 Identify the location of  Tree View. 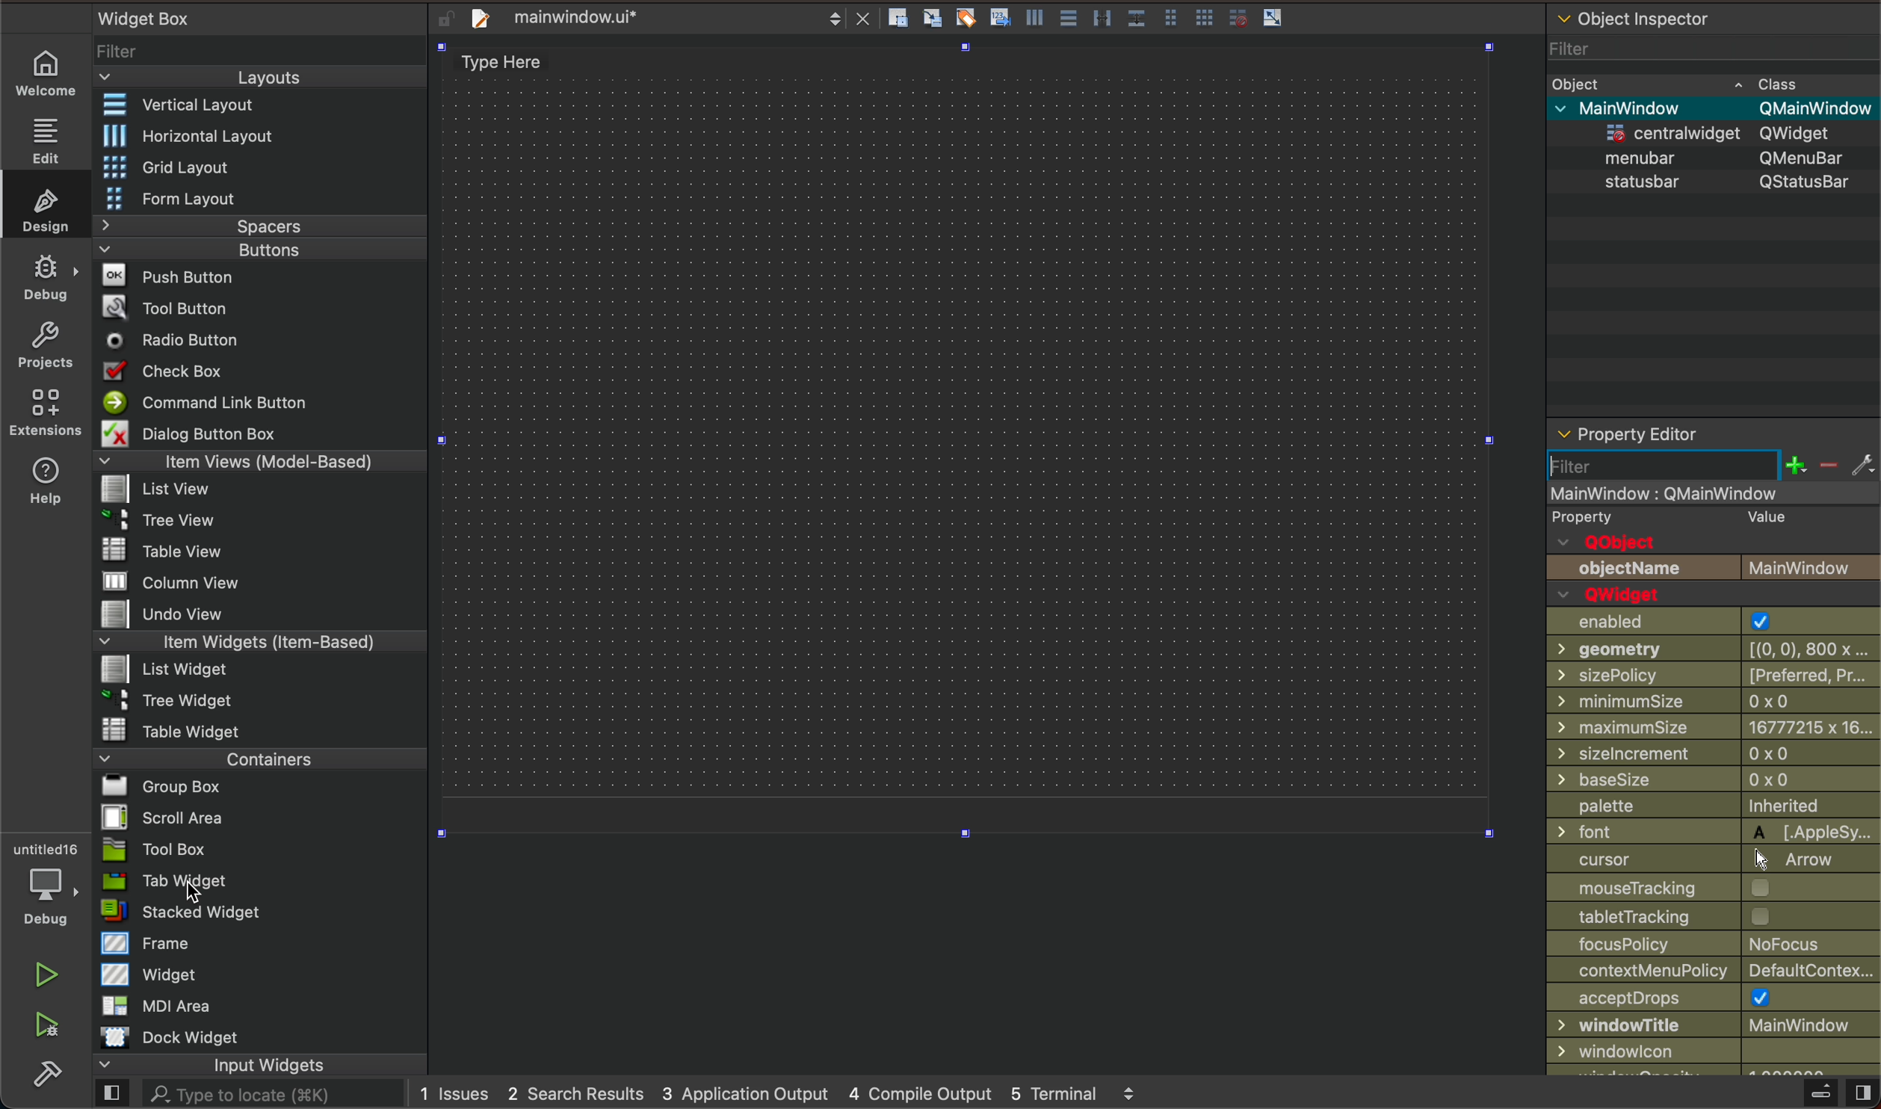
(161, 518).